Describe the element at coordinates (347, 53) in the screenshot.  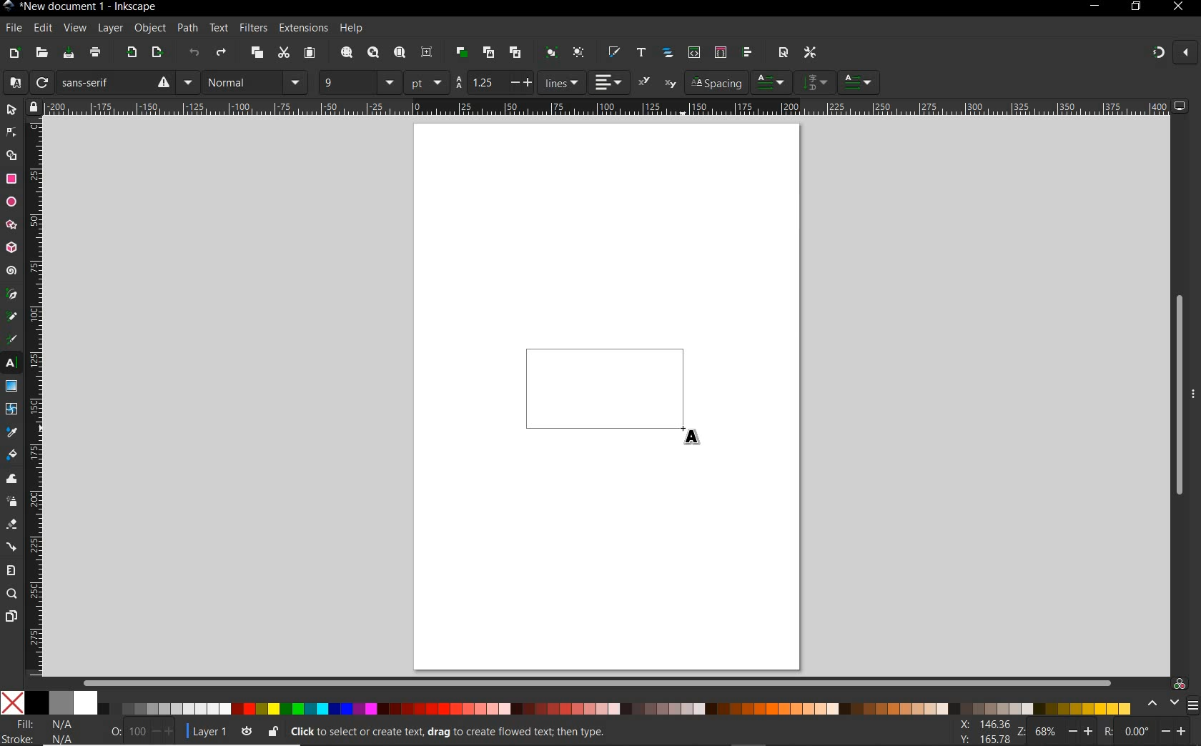
I see `zoom selection` at that location.